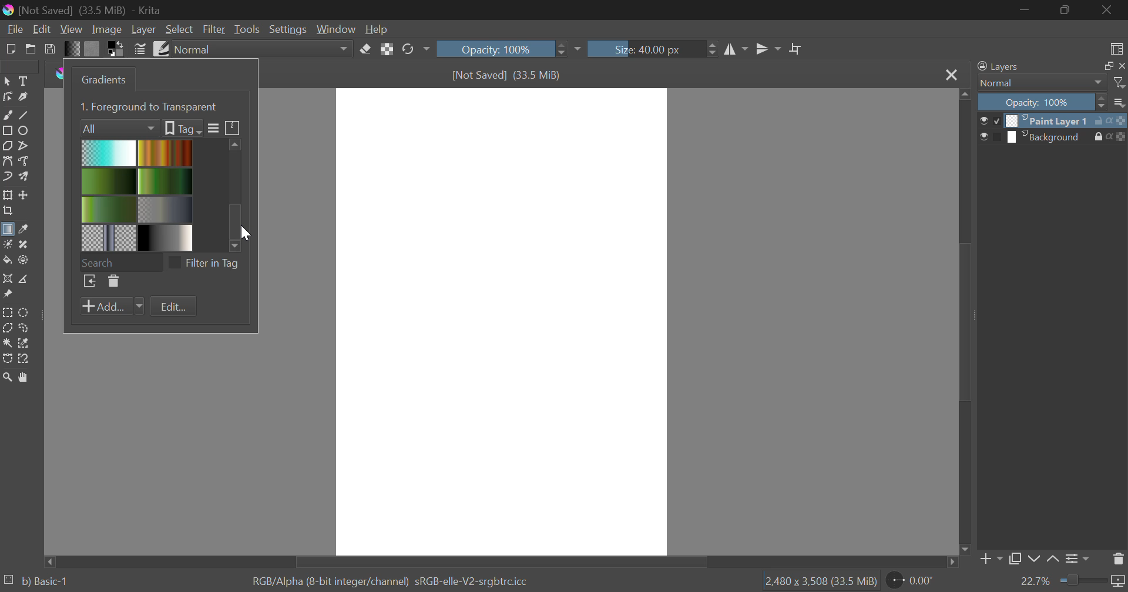 This screenshot has width=1128, height=592. I want to click on Copy Layer, so click(1015, 561).